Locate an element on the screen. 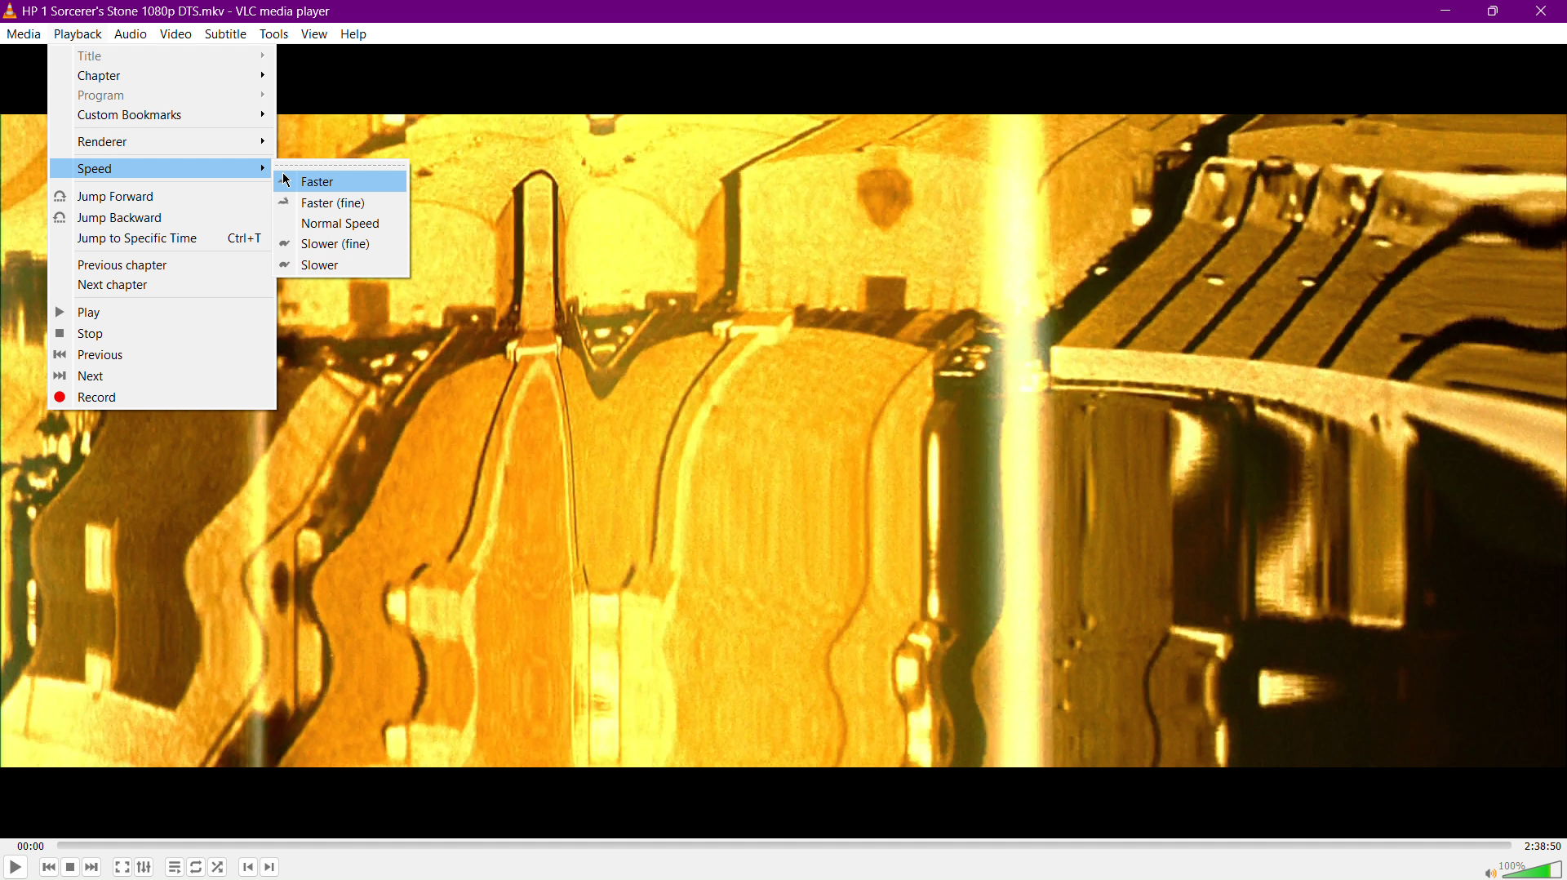 Image resolution: width=1567 pixels, height=880 pixels. Slower is located at coordinates (325, 265).